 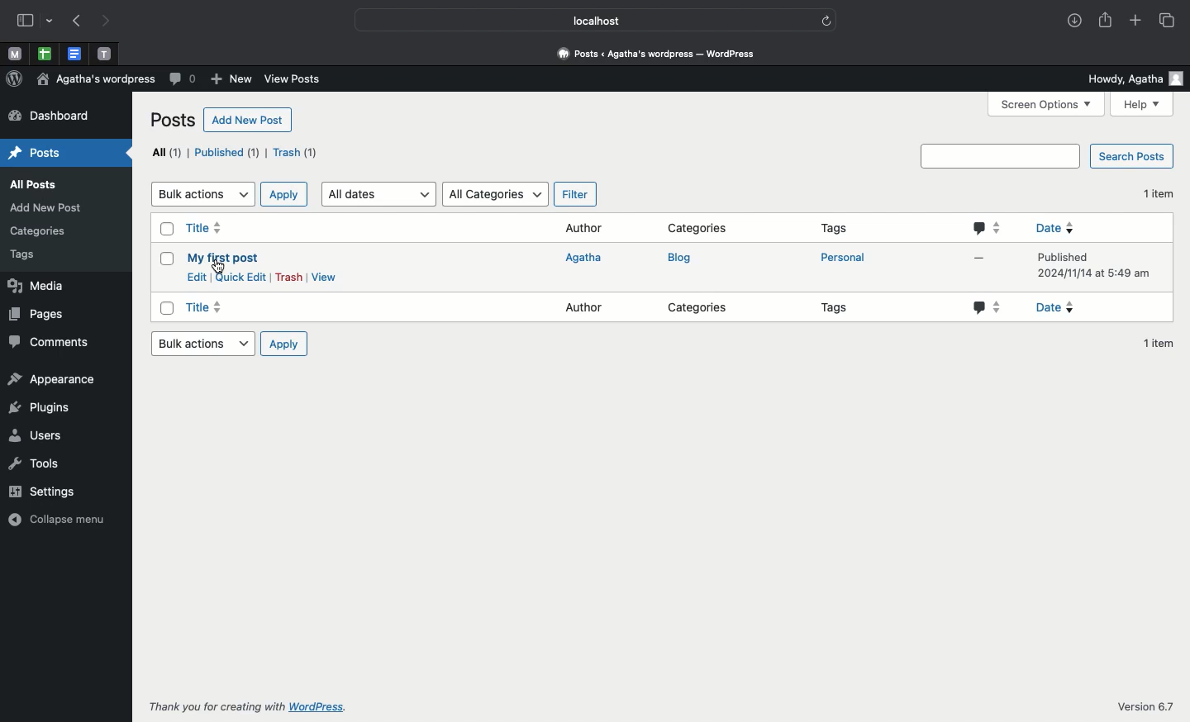 I want to click on 1 item, so click(x=1158, y=192).